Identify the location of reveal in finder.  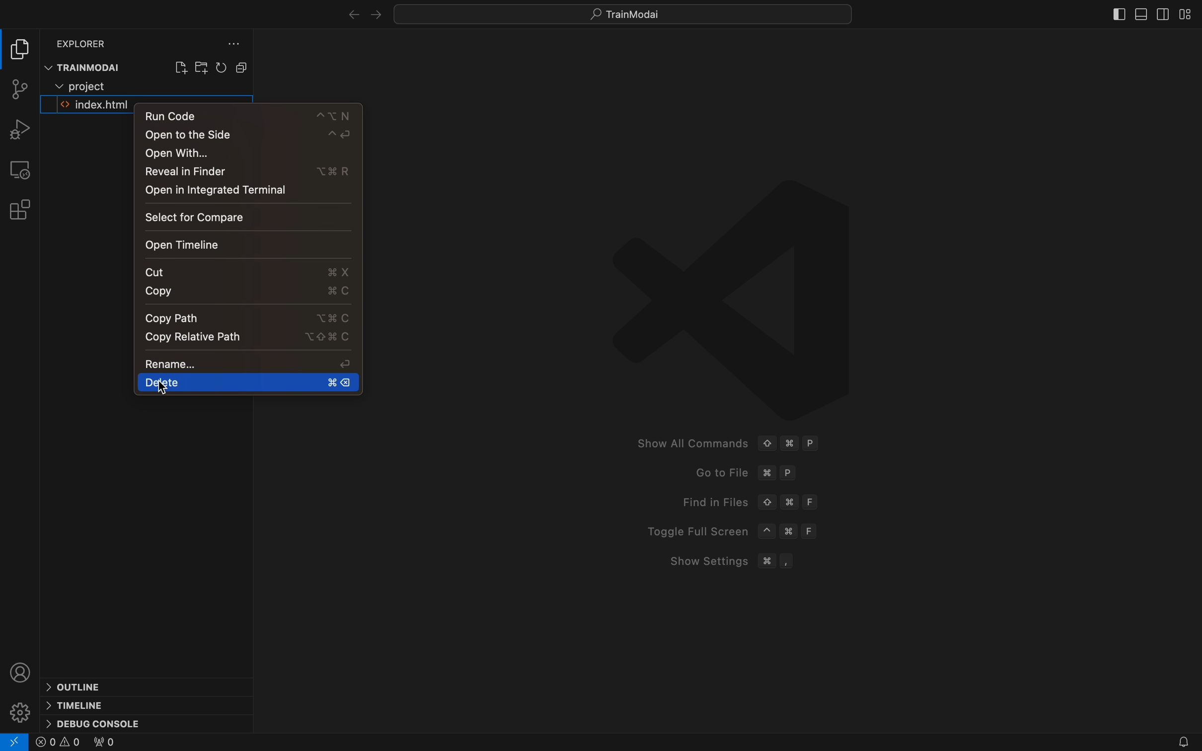
(188, 171).